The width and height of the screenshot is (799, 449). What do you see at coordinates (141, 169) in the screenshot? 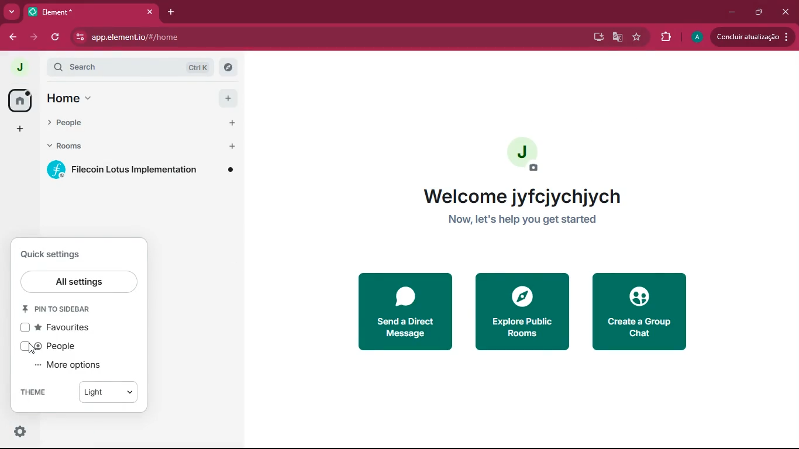
I see `room` at bounding box center [141, 169].